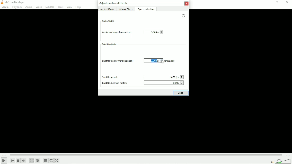 The image size is (292, 164). What do you see at coordinates (162, 76) in the screenshot?
I see `1.000 fps` at bounding box center [162, 76].